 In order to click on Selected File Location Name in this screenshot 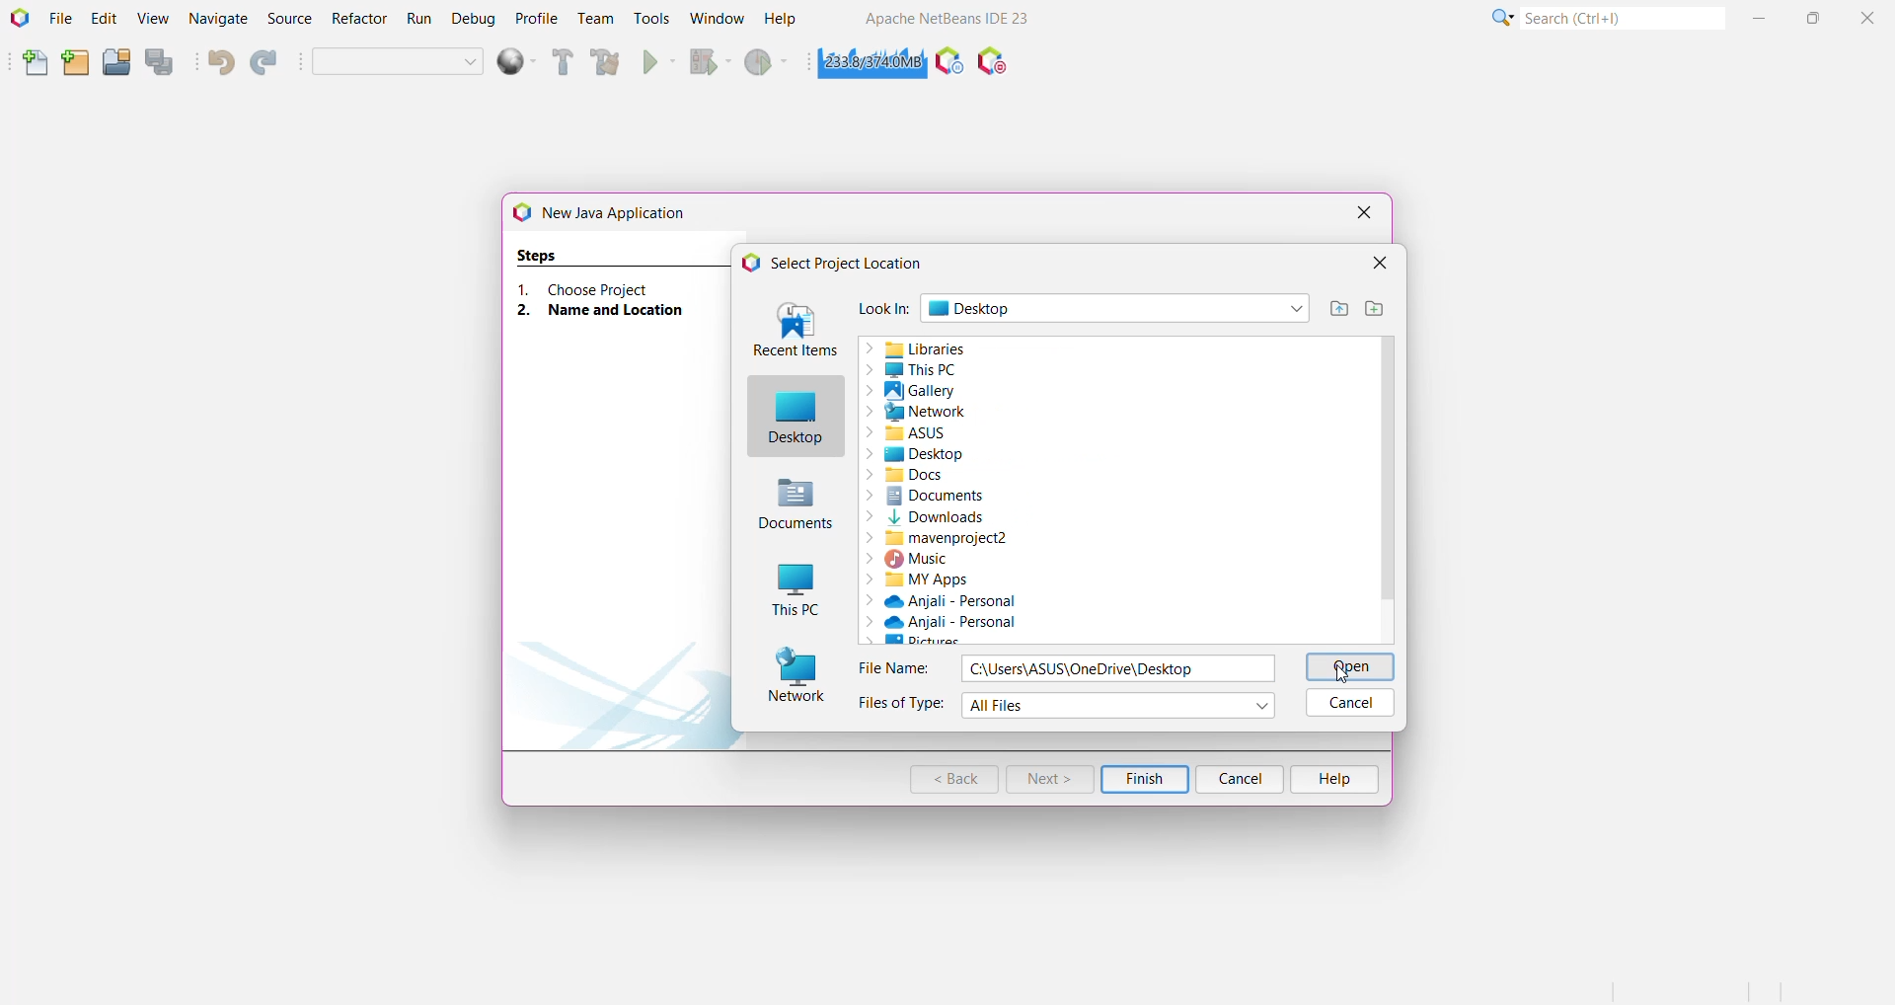, I will do `click(1119, 668)`.